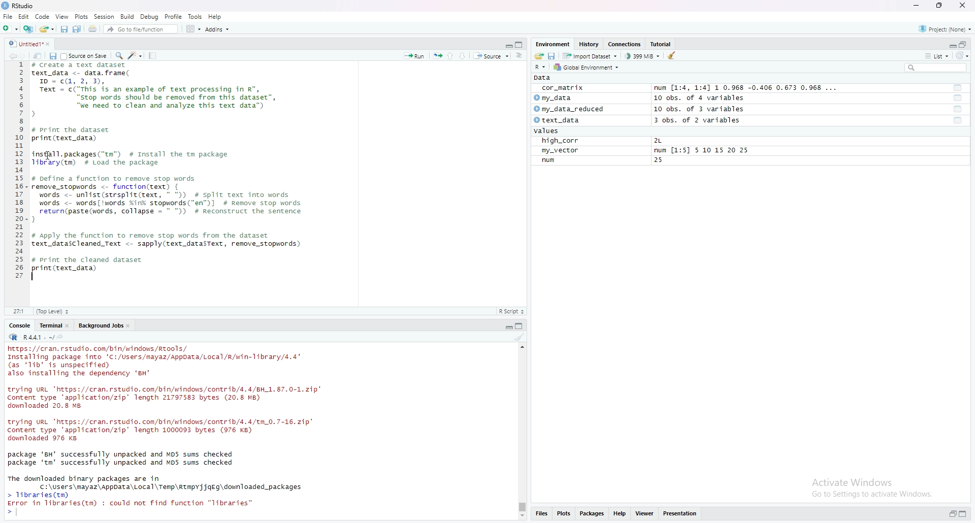 The height and width of the screenshot is (523, 975). Describe the element at coordinates (136, 56) in the screenshot. I see `code tools` at that location.